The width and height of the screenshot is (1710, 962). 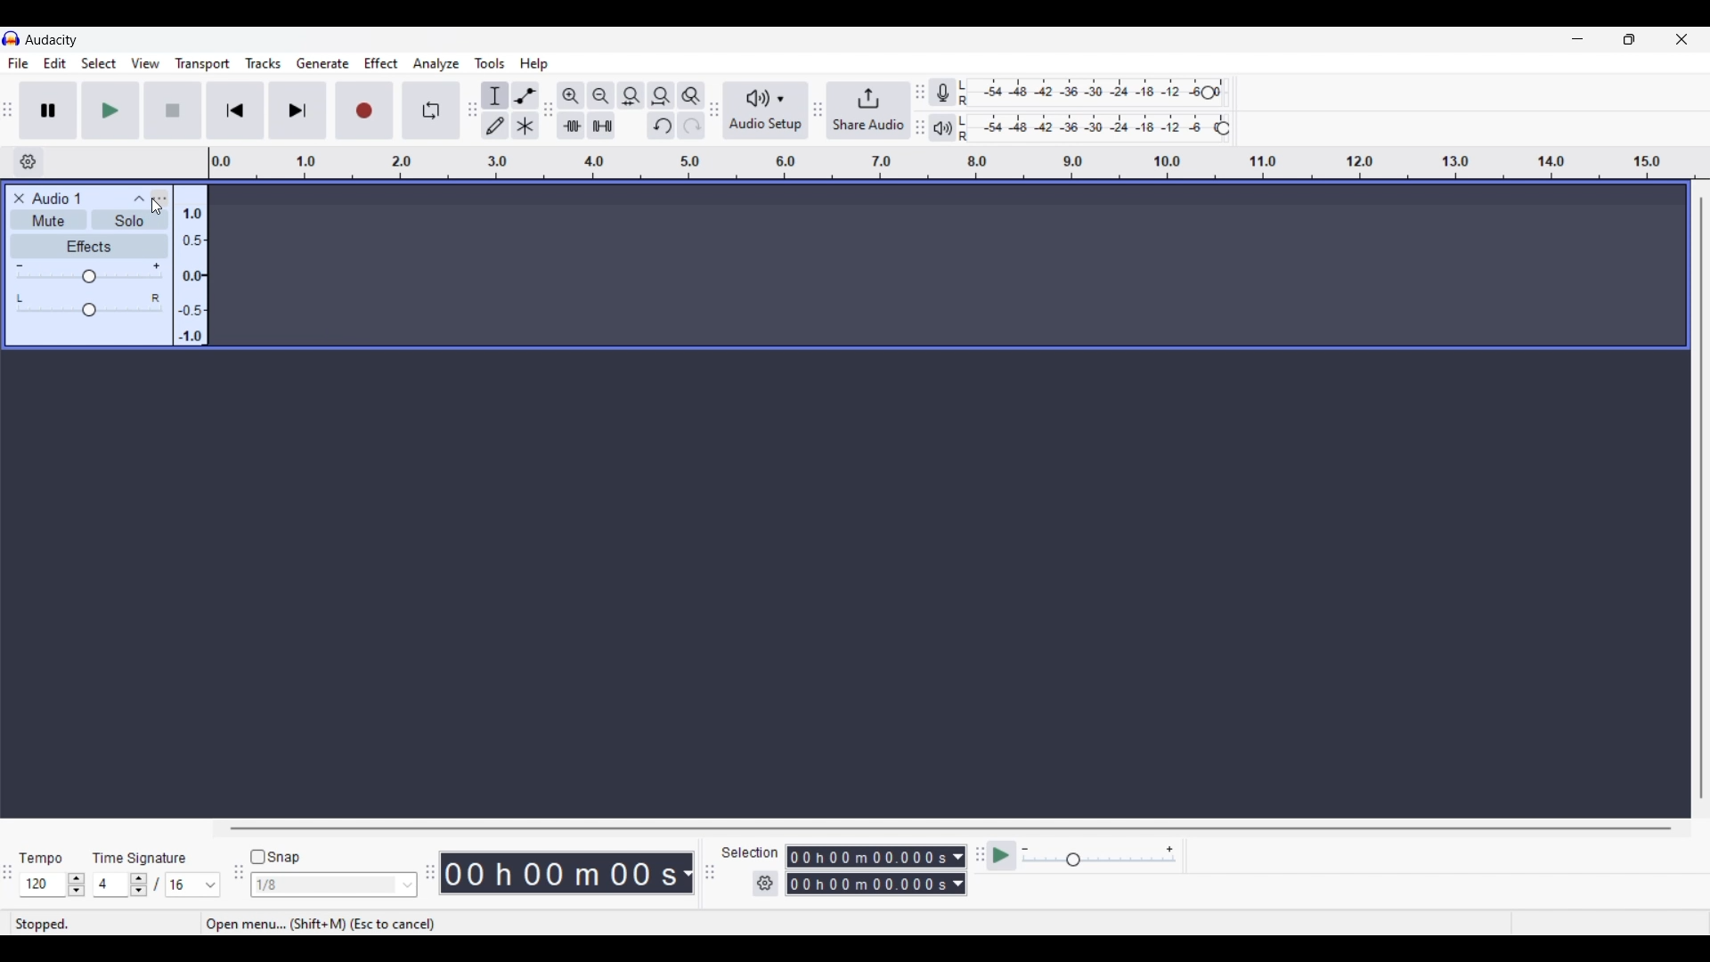 What do you see at coordinates (1099, 861) in the screenshot?
I see `Slider to change playback speed` at bounding box center [1099, 861].